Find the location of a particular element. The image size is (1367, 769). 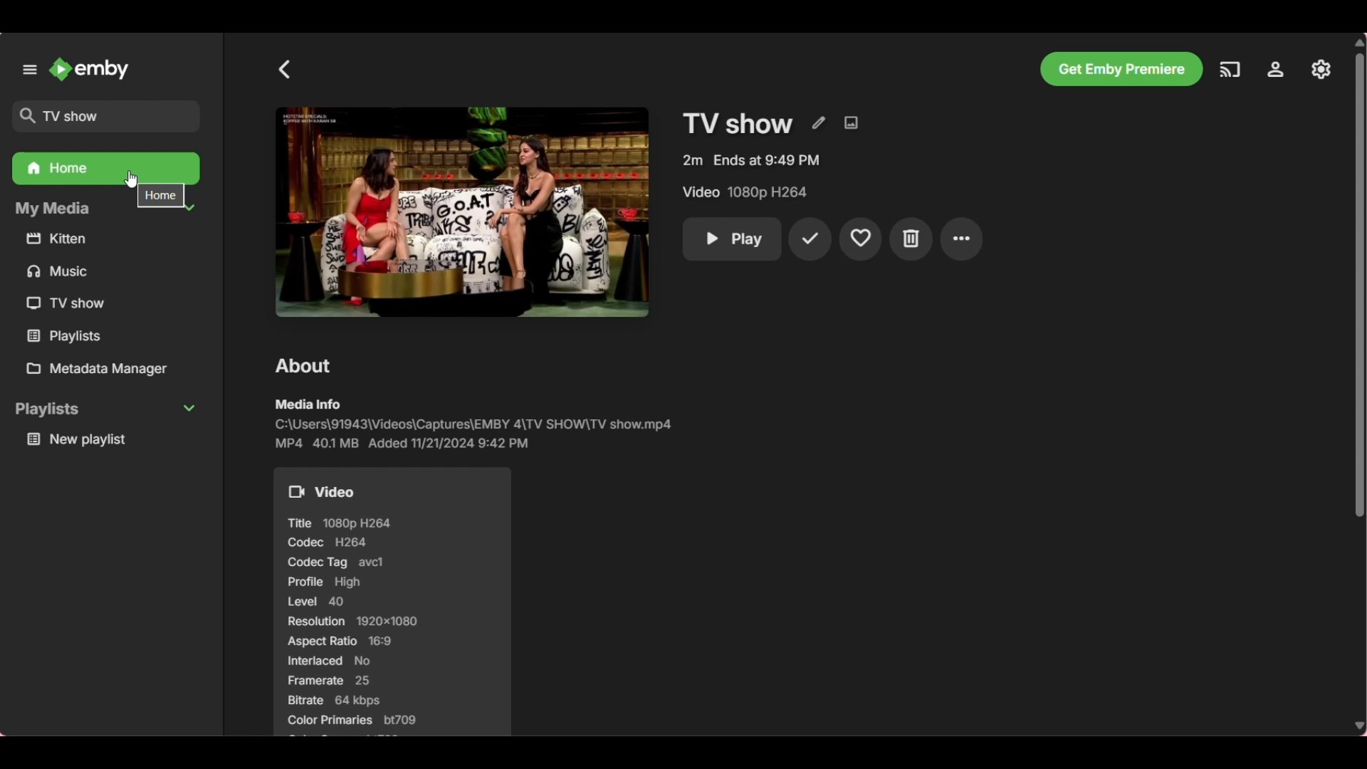

Manage Emby server is located at coordinates (1277, 70).